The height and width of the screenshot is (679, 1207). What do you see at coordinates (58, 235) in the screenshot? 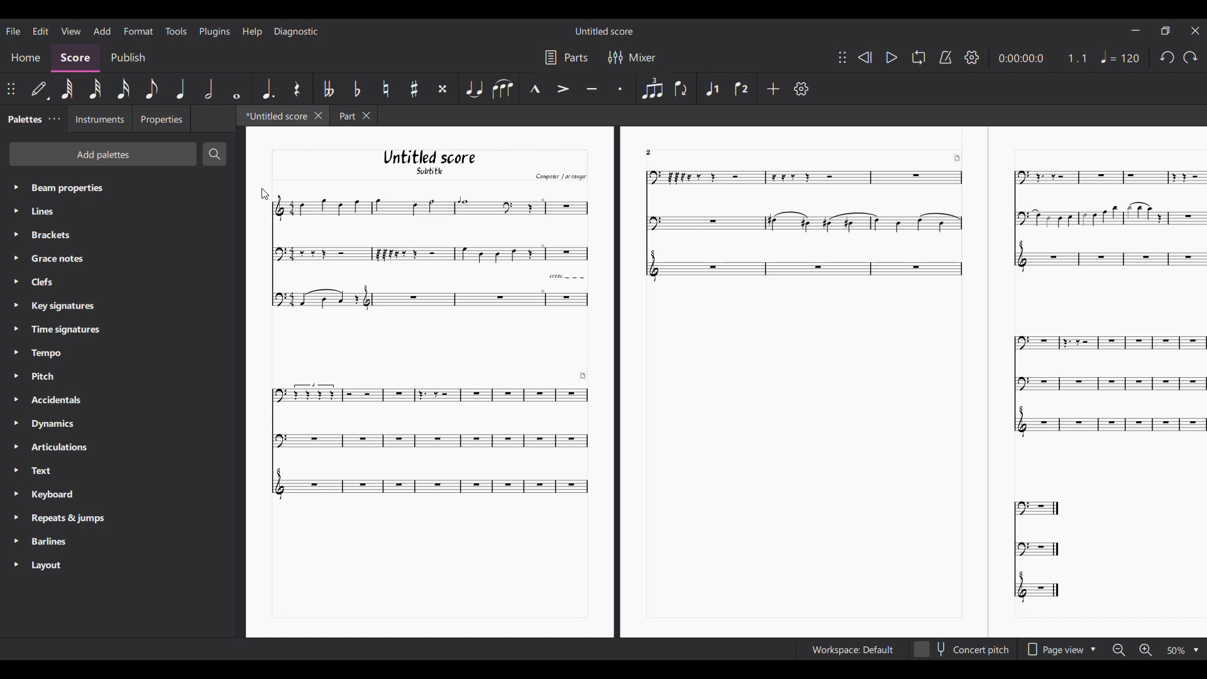
I see `Brackets` at bounding box center [58, 235].